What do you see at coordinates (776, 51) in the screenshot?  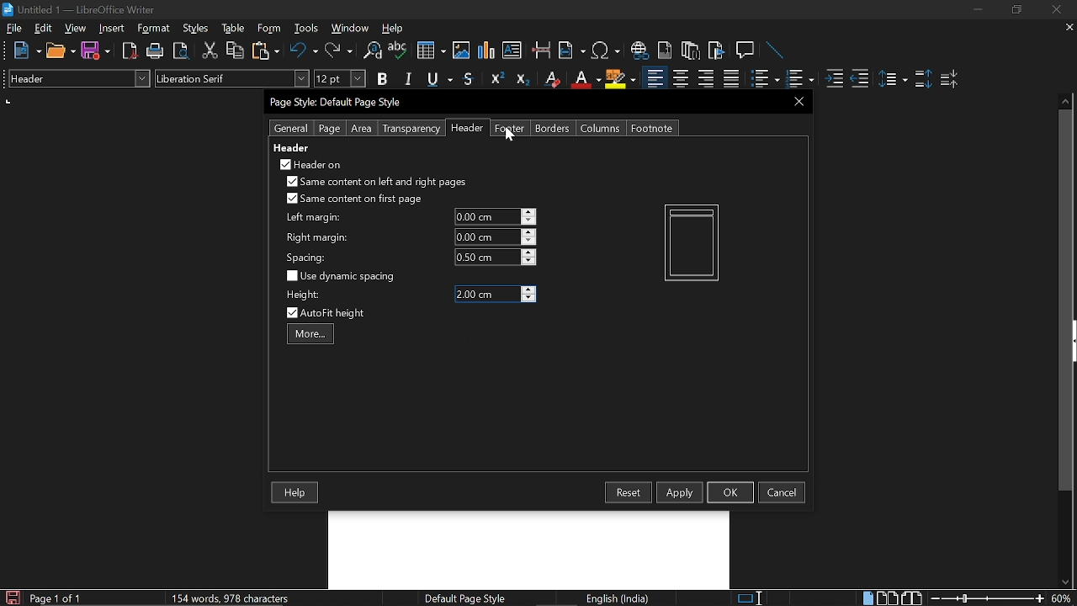 I see `Line` at bounding box center [776, 51].